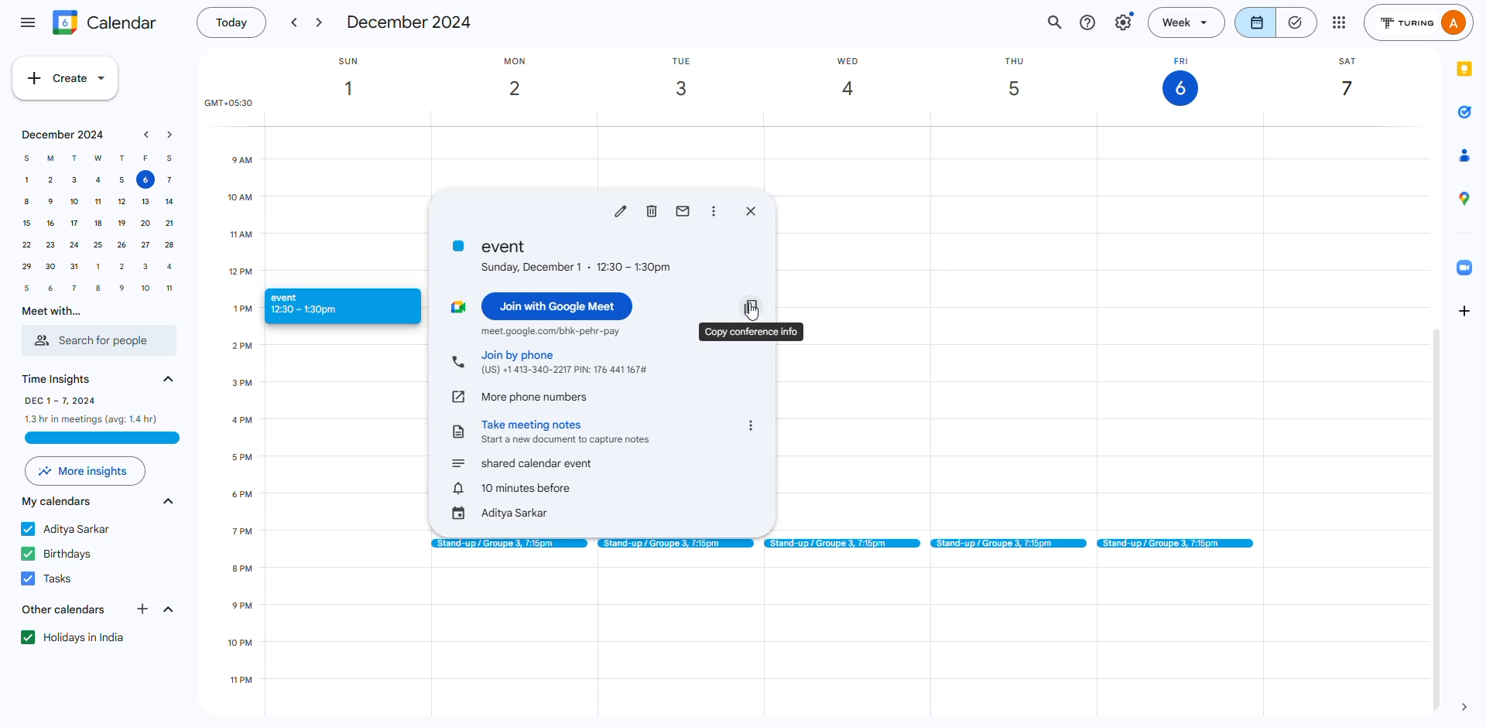 The width and height of the screenshot is (1486, 727). I want to click on time, so click(251, 513).